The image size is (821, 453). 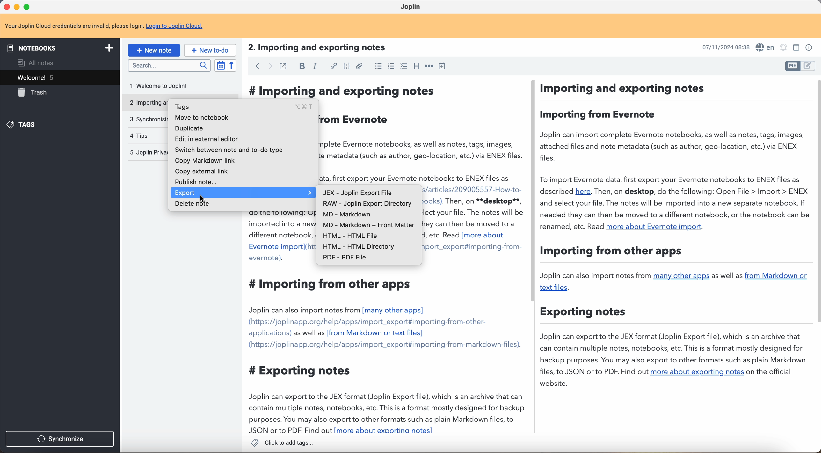 What do you see at coordinates (231, 66) in the screenshot?
I see `reverse sort order` at bounding box center [231, 66].